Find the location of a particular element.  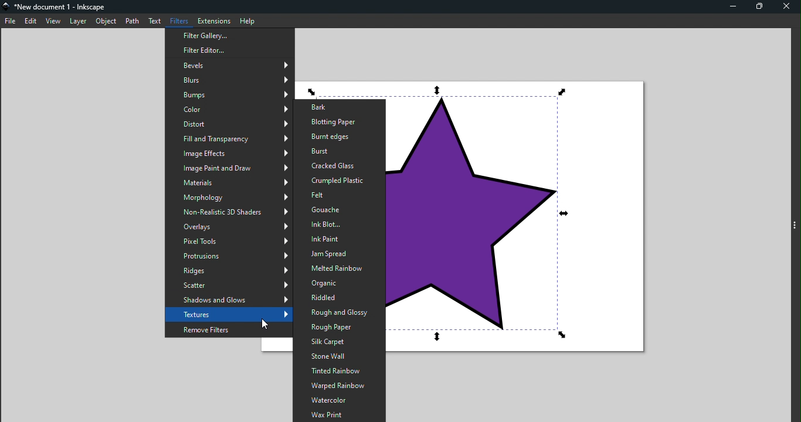

Text is located at coordinates (155, 22).